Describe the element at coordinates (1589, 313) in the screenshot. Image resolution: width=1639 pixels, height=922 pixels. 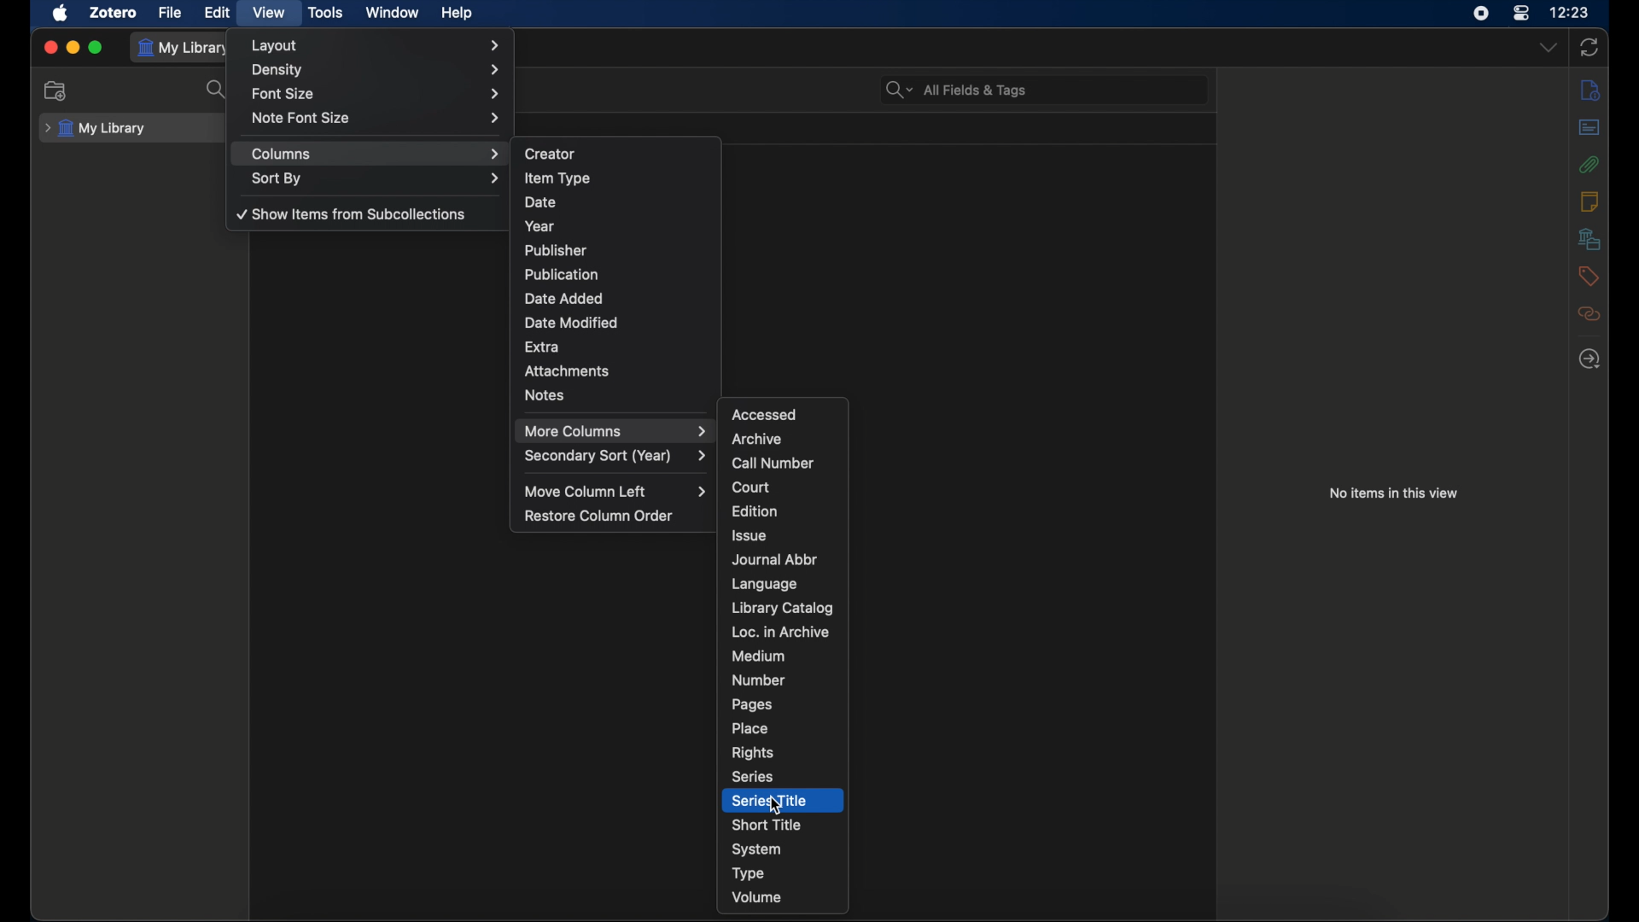
I see `related` at that location.